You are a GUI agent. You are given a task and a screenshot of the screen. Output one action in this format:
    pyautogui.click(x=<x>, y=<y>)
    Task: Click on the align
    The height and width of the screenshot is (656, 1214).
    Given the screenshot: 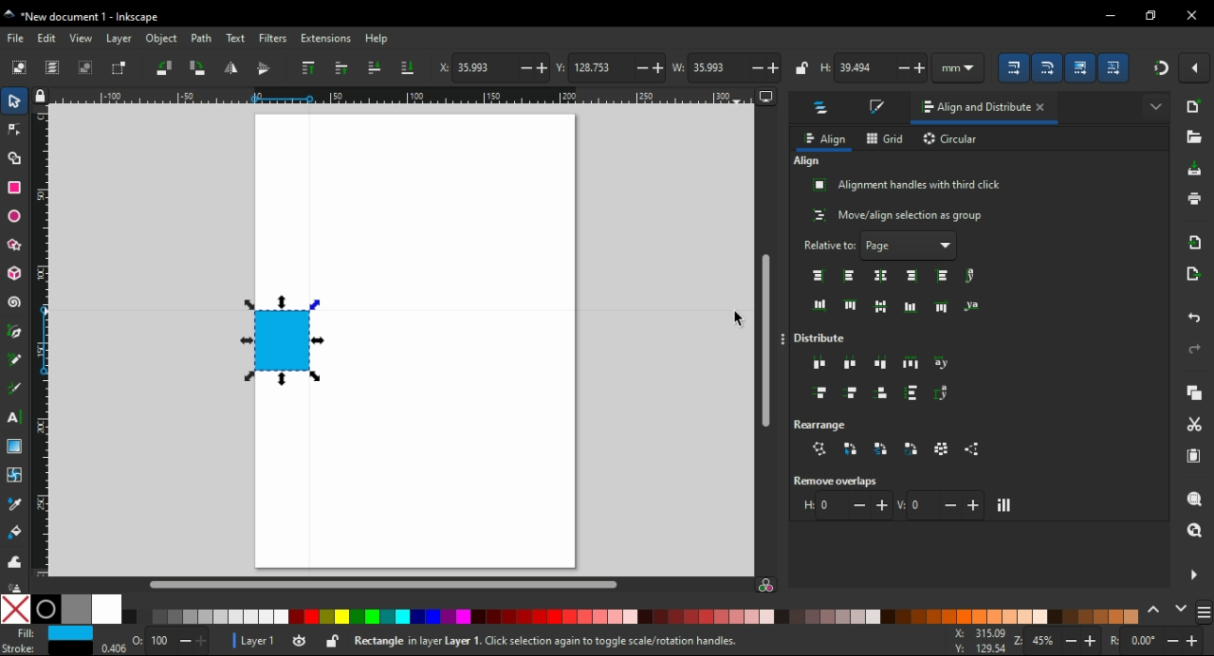 What is the action you would take?
    pyautogui.click(x=826, y=138)
    